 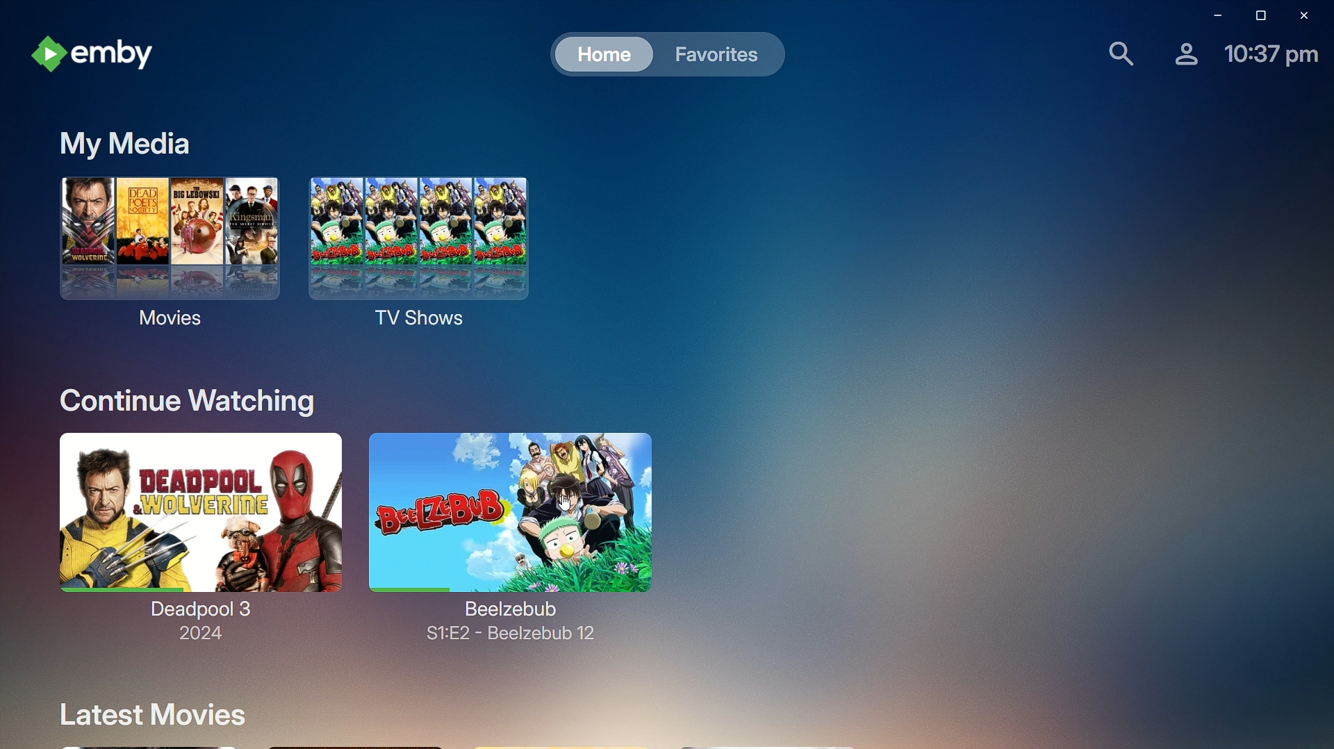 I want to click on Deadpool 3, so click(x=195, y=524).